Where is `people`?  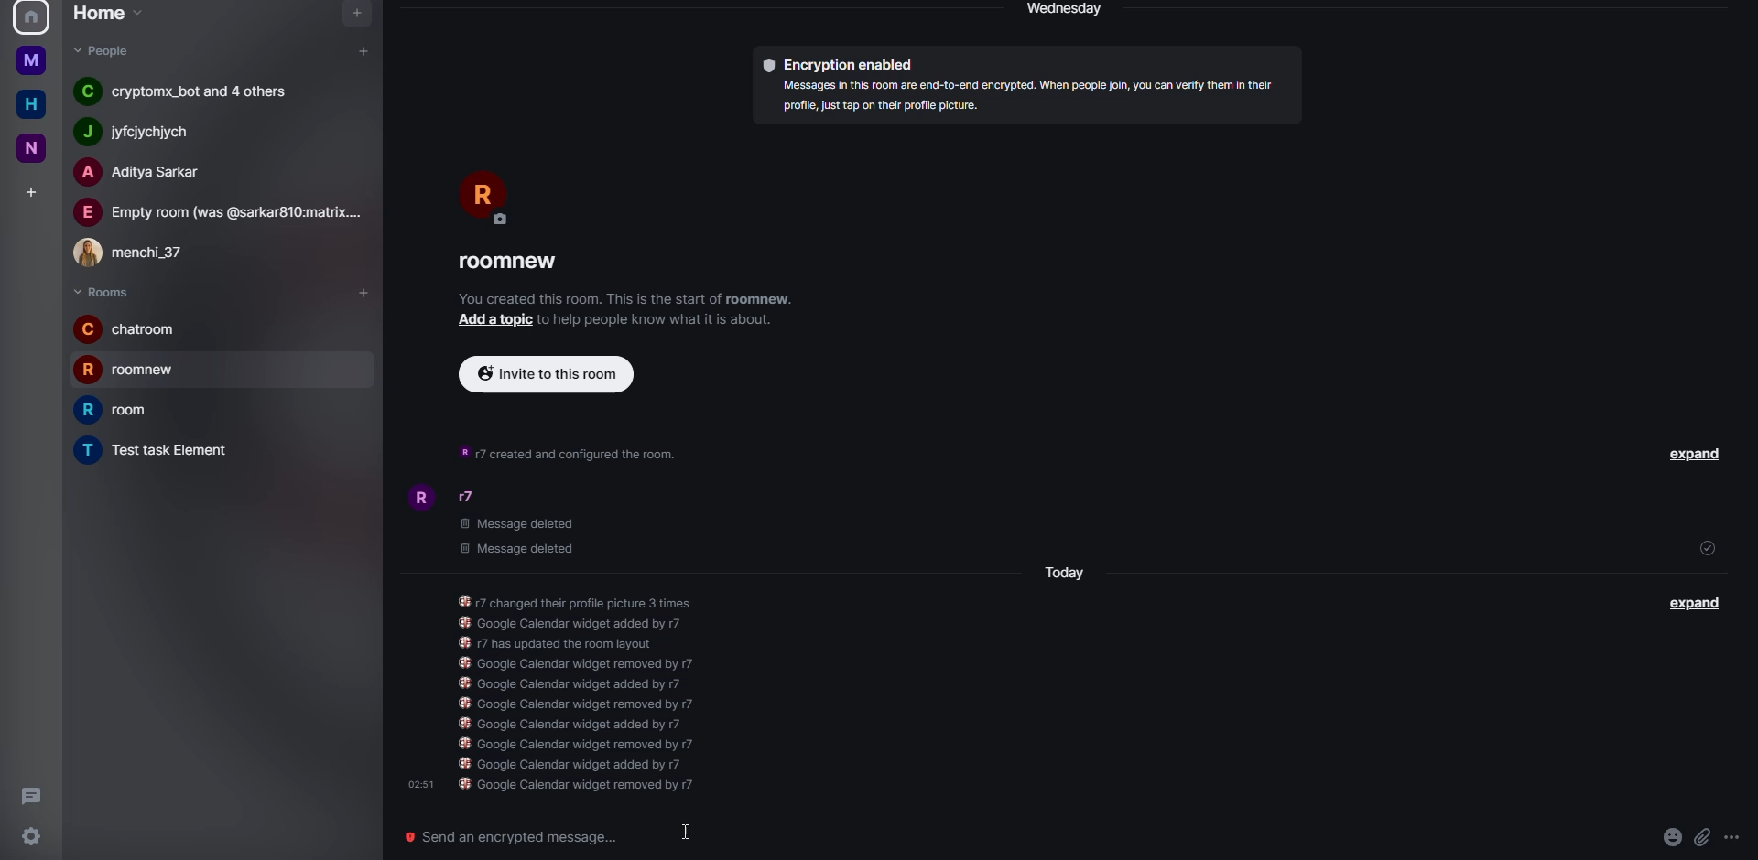
people is located at coordinates (103, 52).